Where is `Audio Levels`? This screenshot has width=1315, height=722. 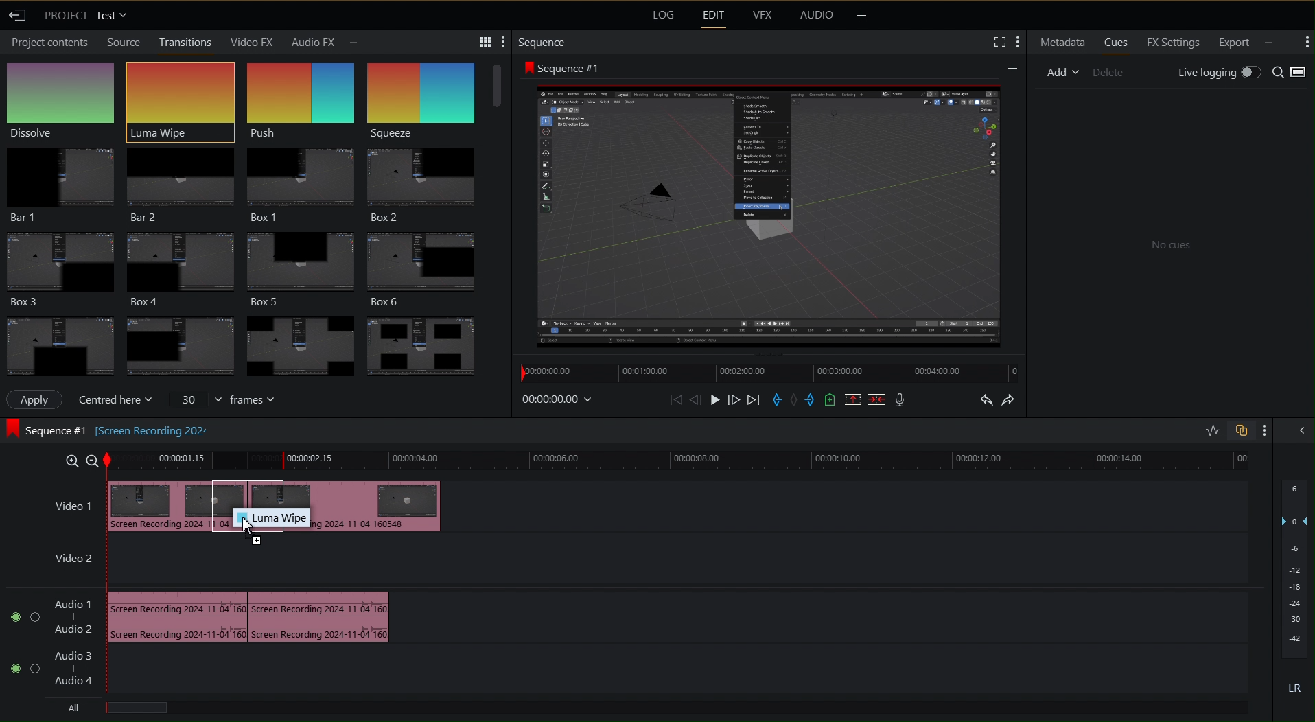
Audio Levels is located at coordinates (1294, 590).